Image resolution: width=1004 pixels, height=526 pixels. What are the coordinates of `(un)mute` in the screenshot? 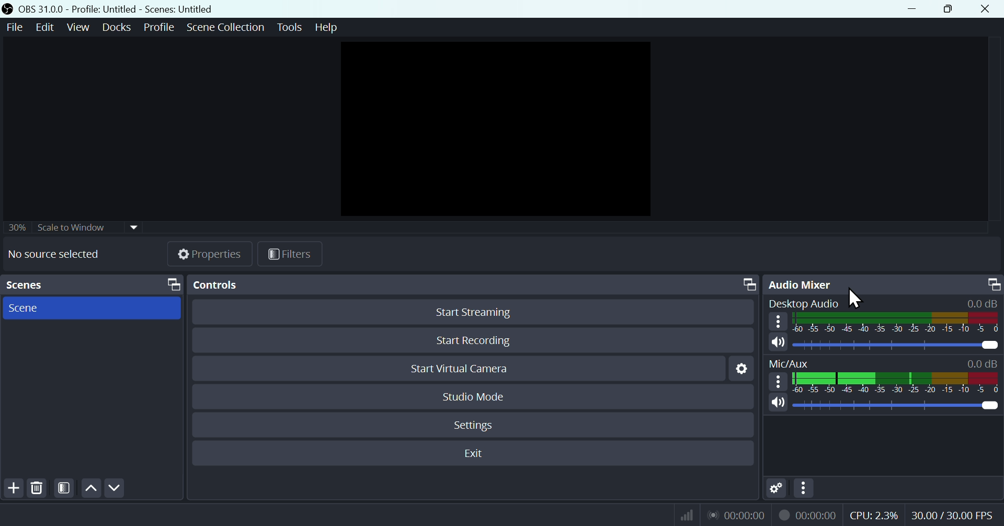 It's located at (778, 342).